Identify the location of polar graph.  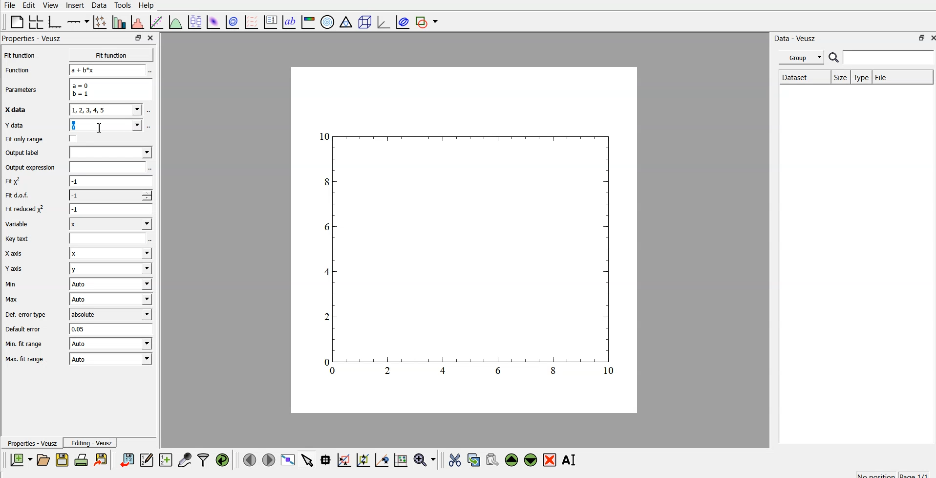
(328, 22).